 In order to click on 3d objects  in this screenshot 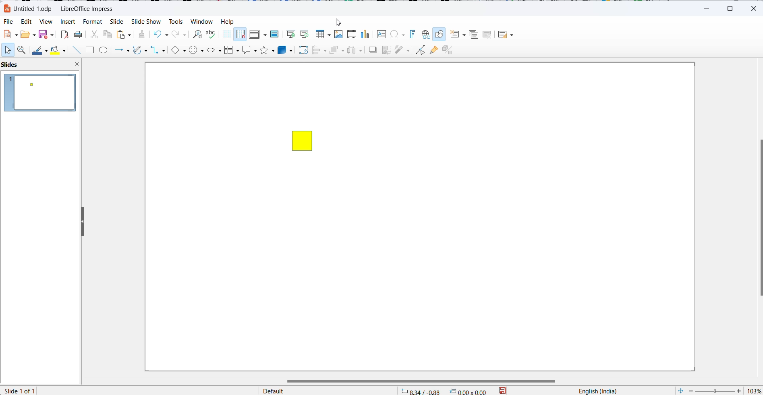, I will do `click(286, 50)`.